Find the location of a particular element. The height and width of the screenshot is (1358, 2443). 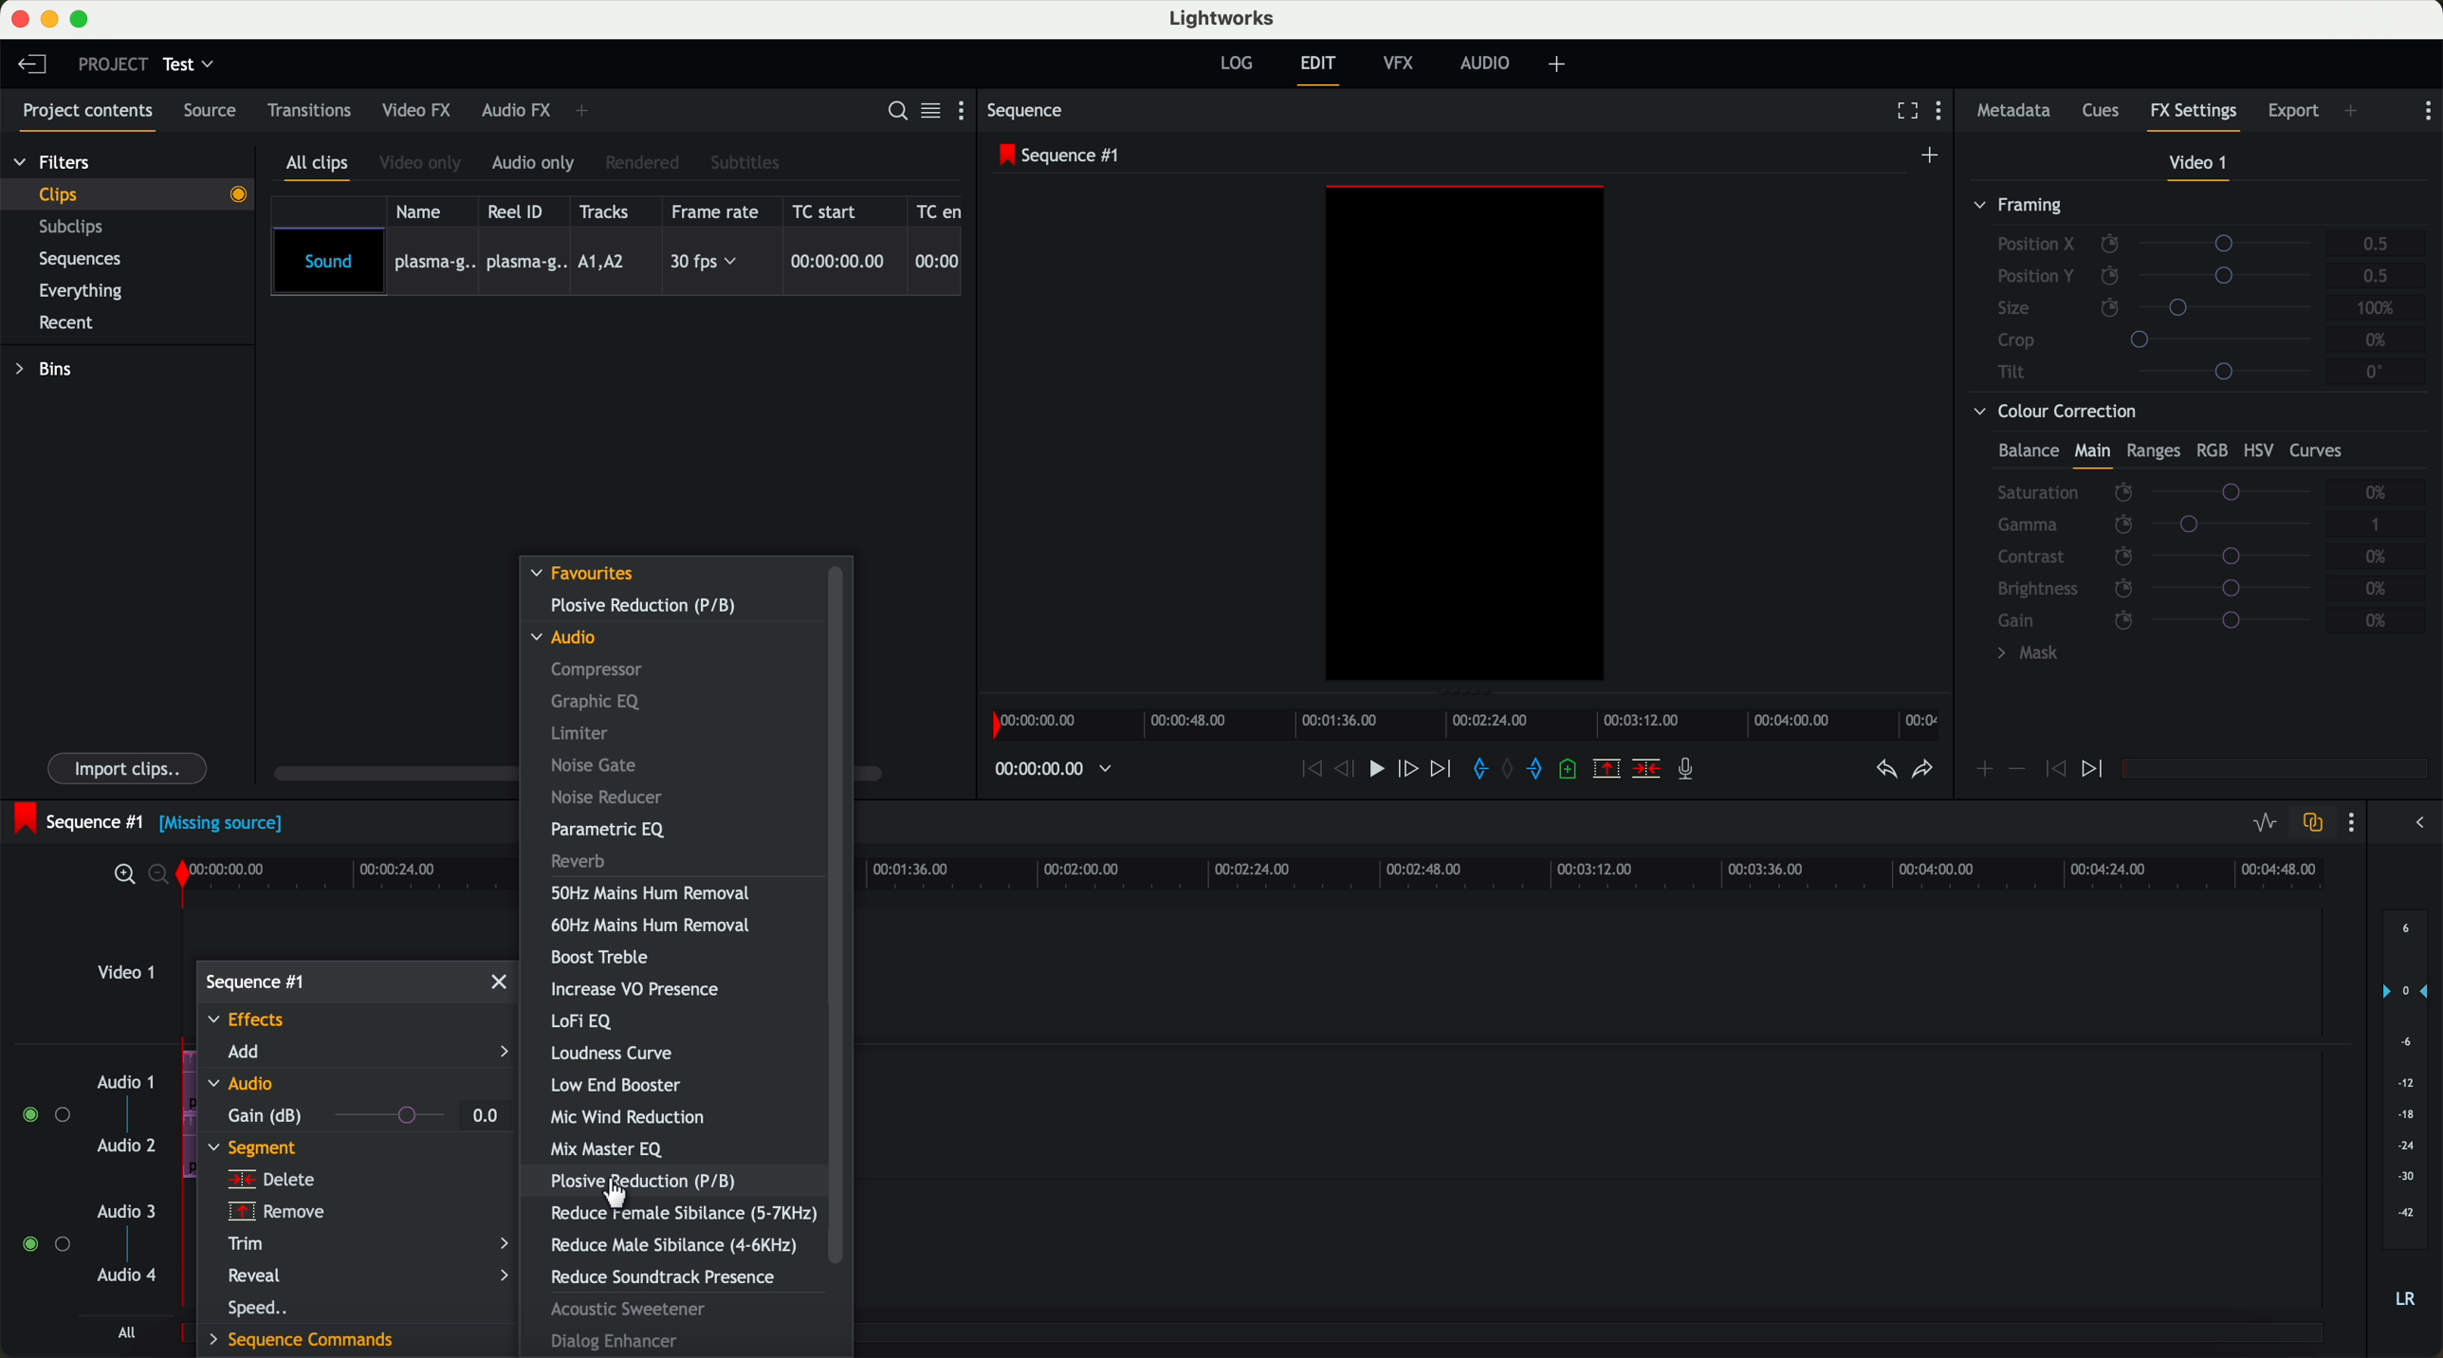

nudge one frame back is located at coordinates (1350, 770).